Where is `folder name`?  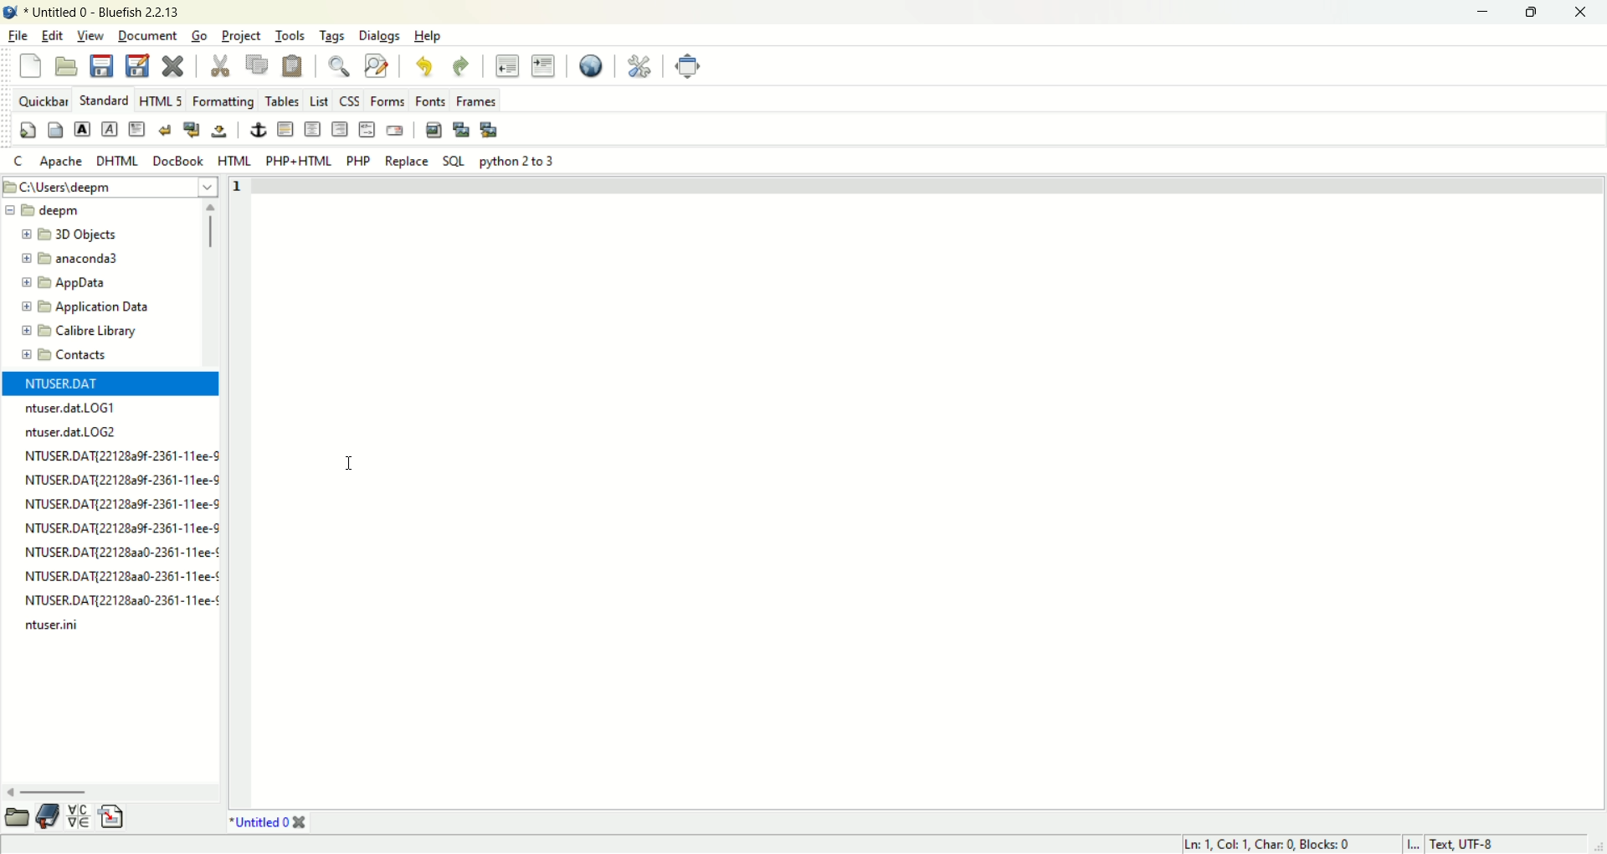 folder name is located at coordinates (85, 329).